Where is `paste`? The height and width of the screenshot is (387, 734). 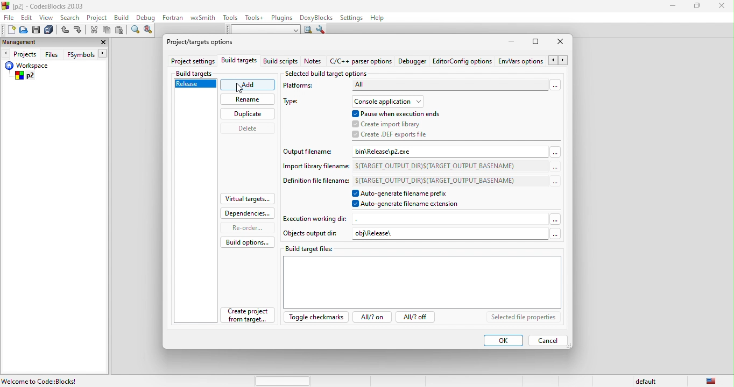
paste is located at coordinates (121, 30).